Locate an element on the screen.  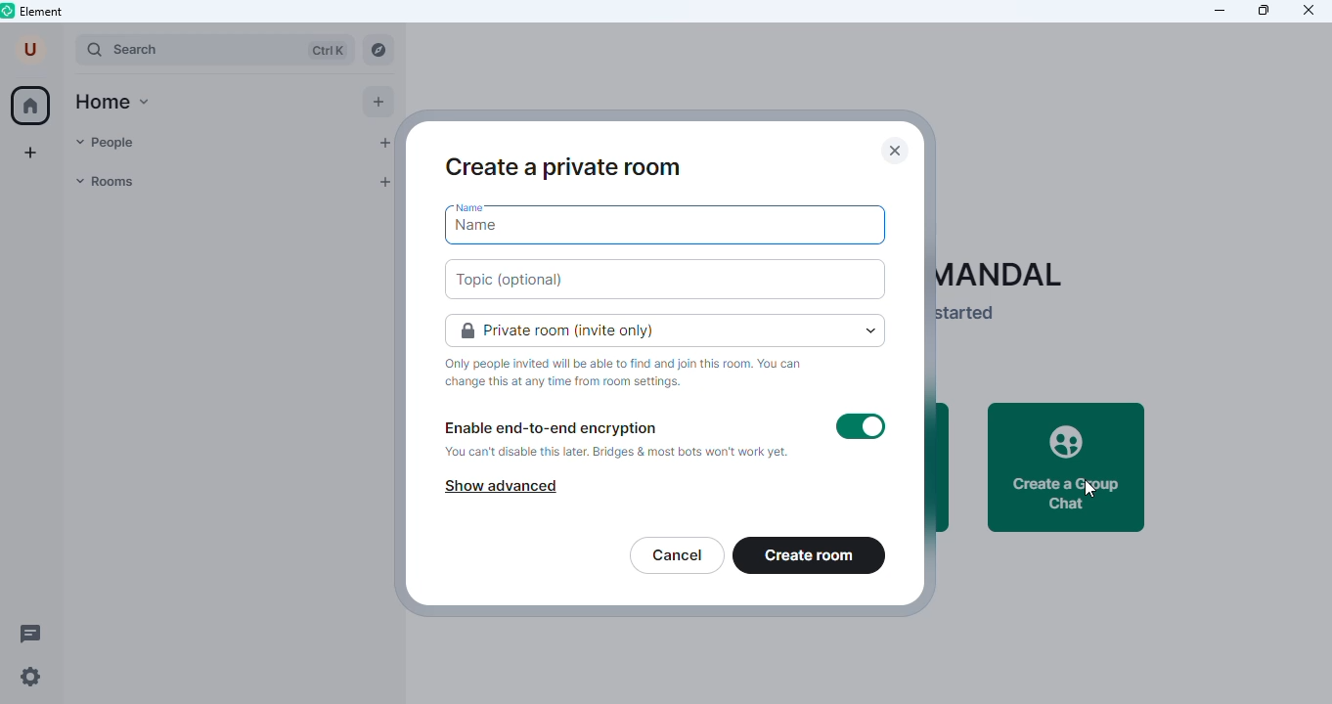
settings is located at coordinates (30, 678).